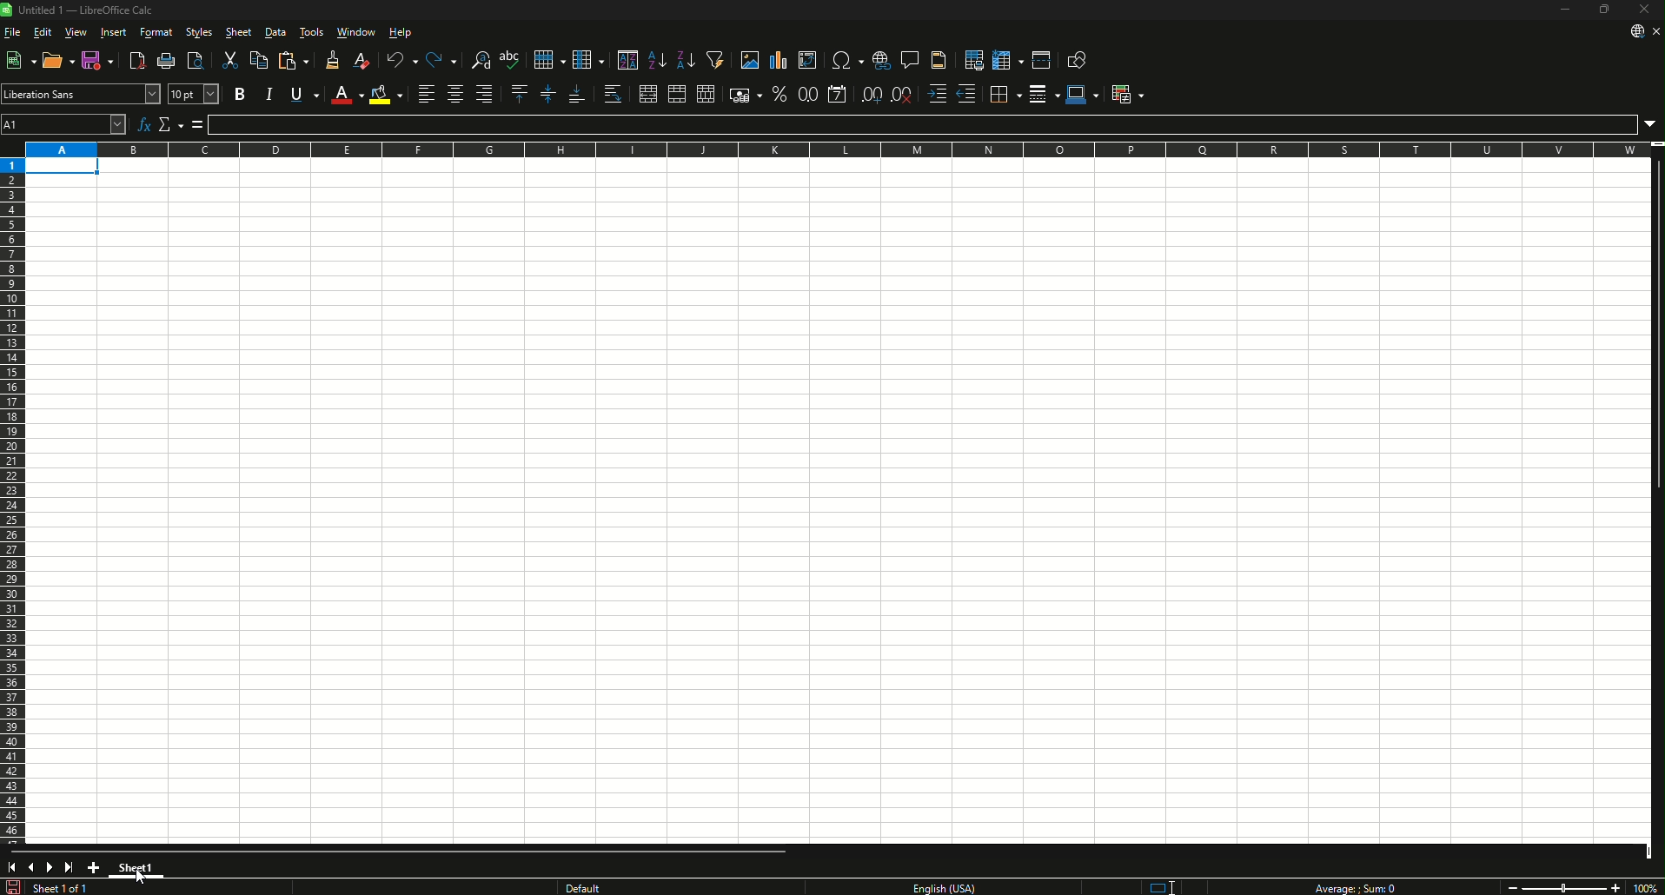 The image size is (1665, 895). What do you see at coordinates (136, 868) in the screenshot?
I see `Sheet1` at bounding box center [136, 868].